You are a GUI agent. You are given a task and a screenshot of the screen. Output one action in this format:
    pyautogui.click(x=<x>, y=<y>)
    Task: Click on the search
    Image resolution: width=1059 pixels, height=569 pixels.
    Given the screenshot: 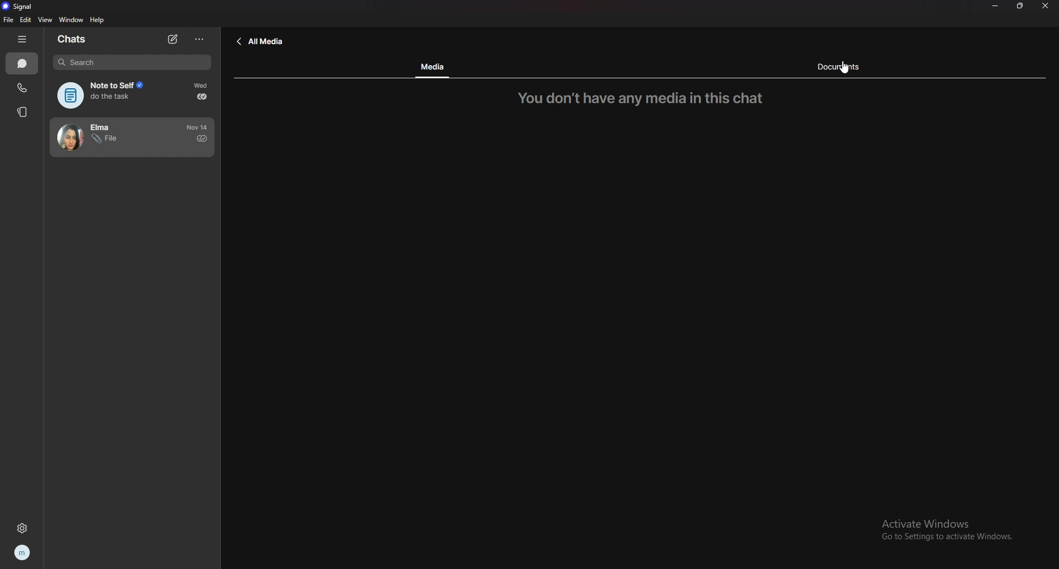 What is the action you would take?
    pyautogui.click(x=132, y=62)
    